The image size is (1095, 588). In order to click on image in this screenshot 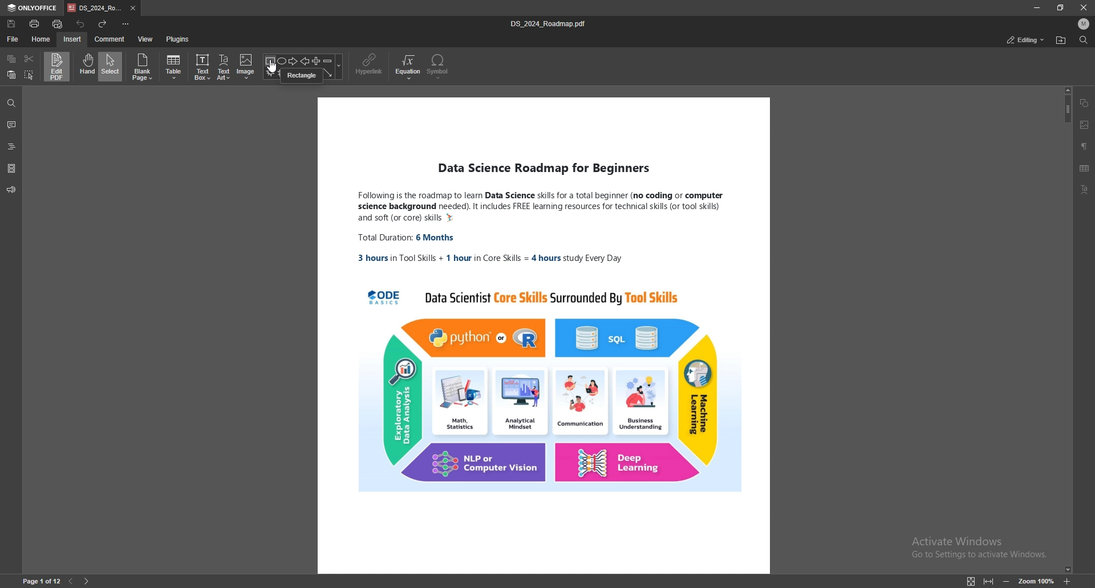, I will do `click(246, 67)`.